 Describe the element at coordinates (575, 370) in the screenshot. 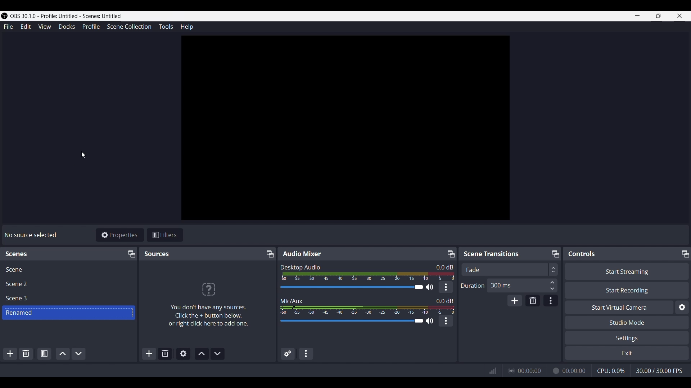

I see `Recording Timer` at that location.